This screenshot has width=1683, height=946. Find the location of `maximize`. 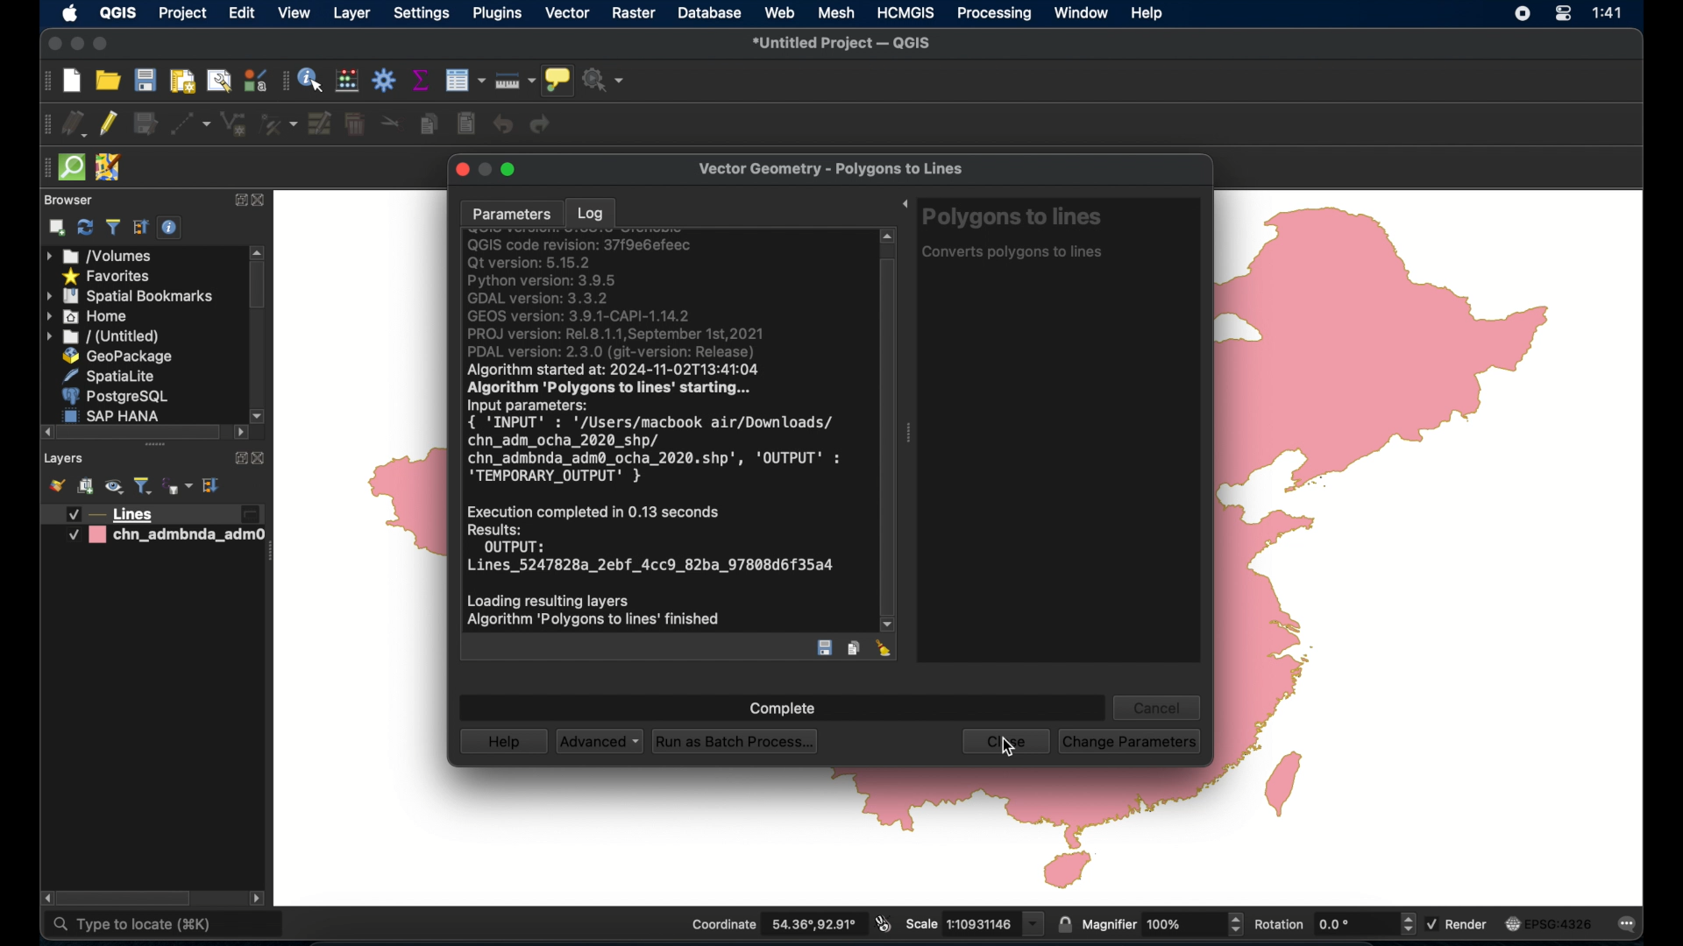

maximize is located at coordinates (103, 44).